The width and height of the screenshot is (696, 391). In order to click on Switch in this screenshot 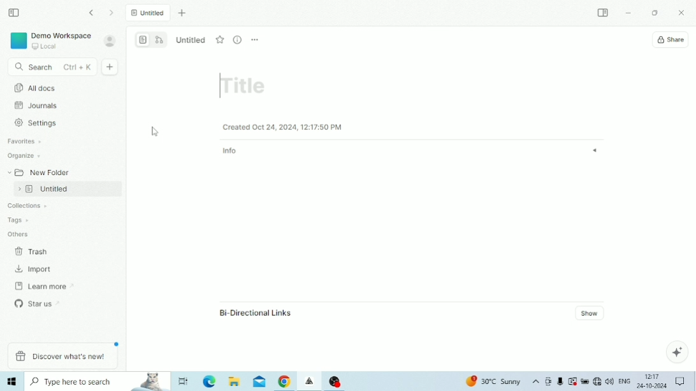, I will do `click(152, 39)`.